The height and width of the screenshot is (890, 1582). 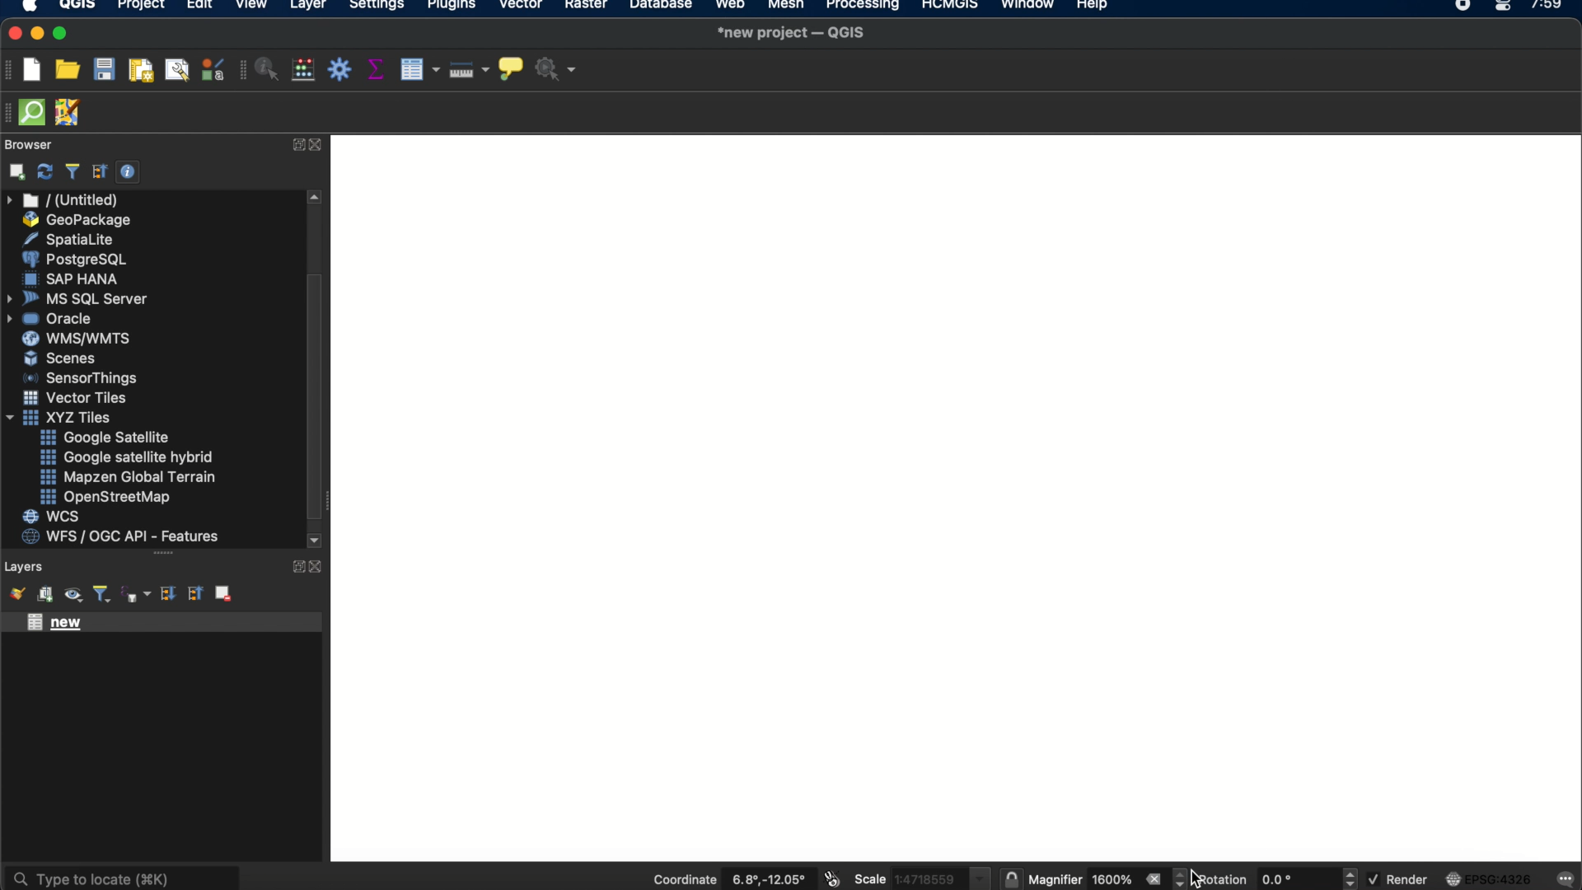 What do you see at coordinates (10, 111) in the screenshot?
I see `hidden toolbar` at bounding box center [10, 111].